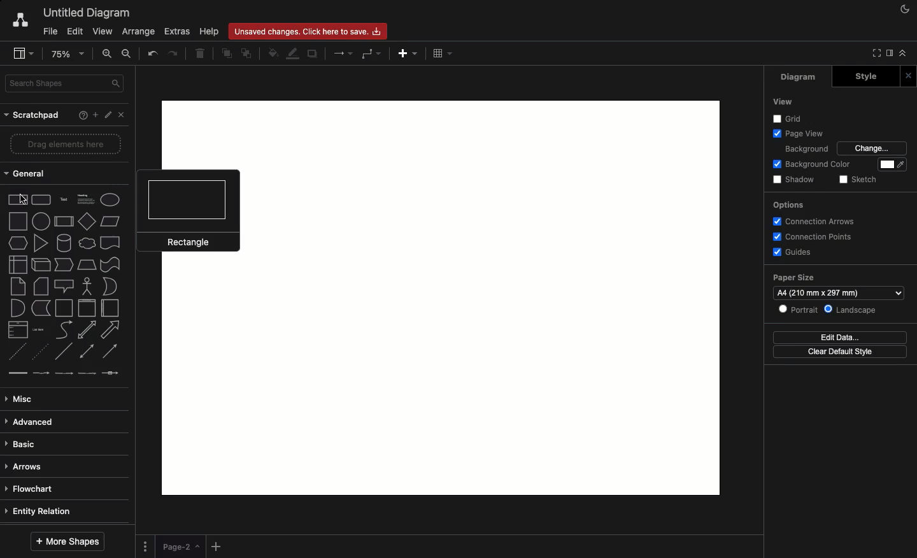  What do you see at coordinates (153, 54) in the screenshot?
I see `Undo` at bounding box center [153, 54].